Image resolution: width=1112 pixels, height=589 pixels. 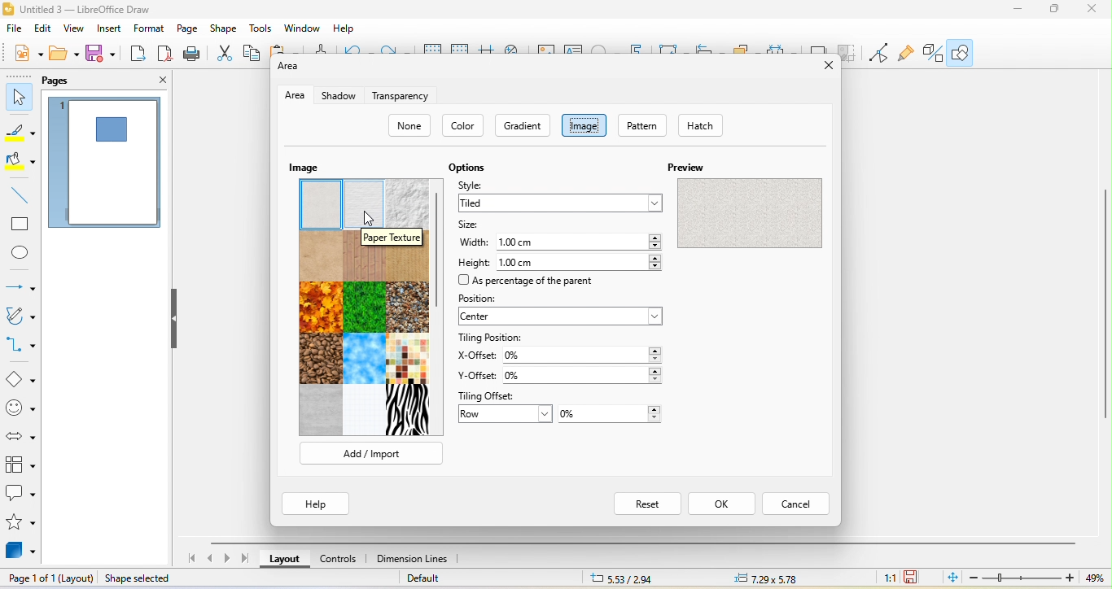 What do you see at coordinates (20, 133) in the screenshot?
I see `line color` at bounding box center [20, 133].